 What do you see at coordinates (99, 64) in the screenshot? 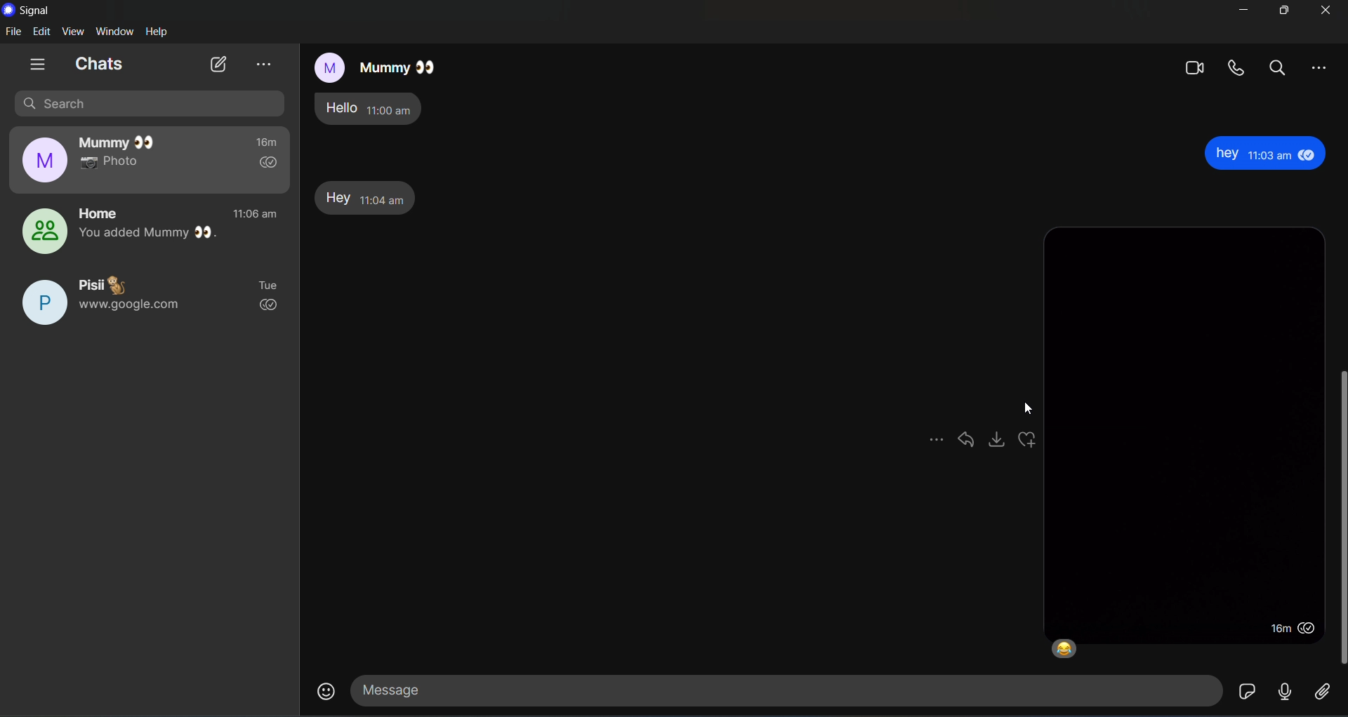
I see `chats` at bounding box center [99, 64].